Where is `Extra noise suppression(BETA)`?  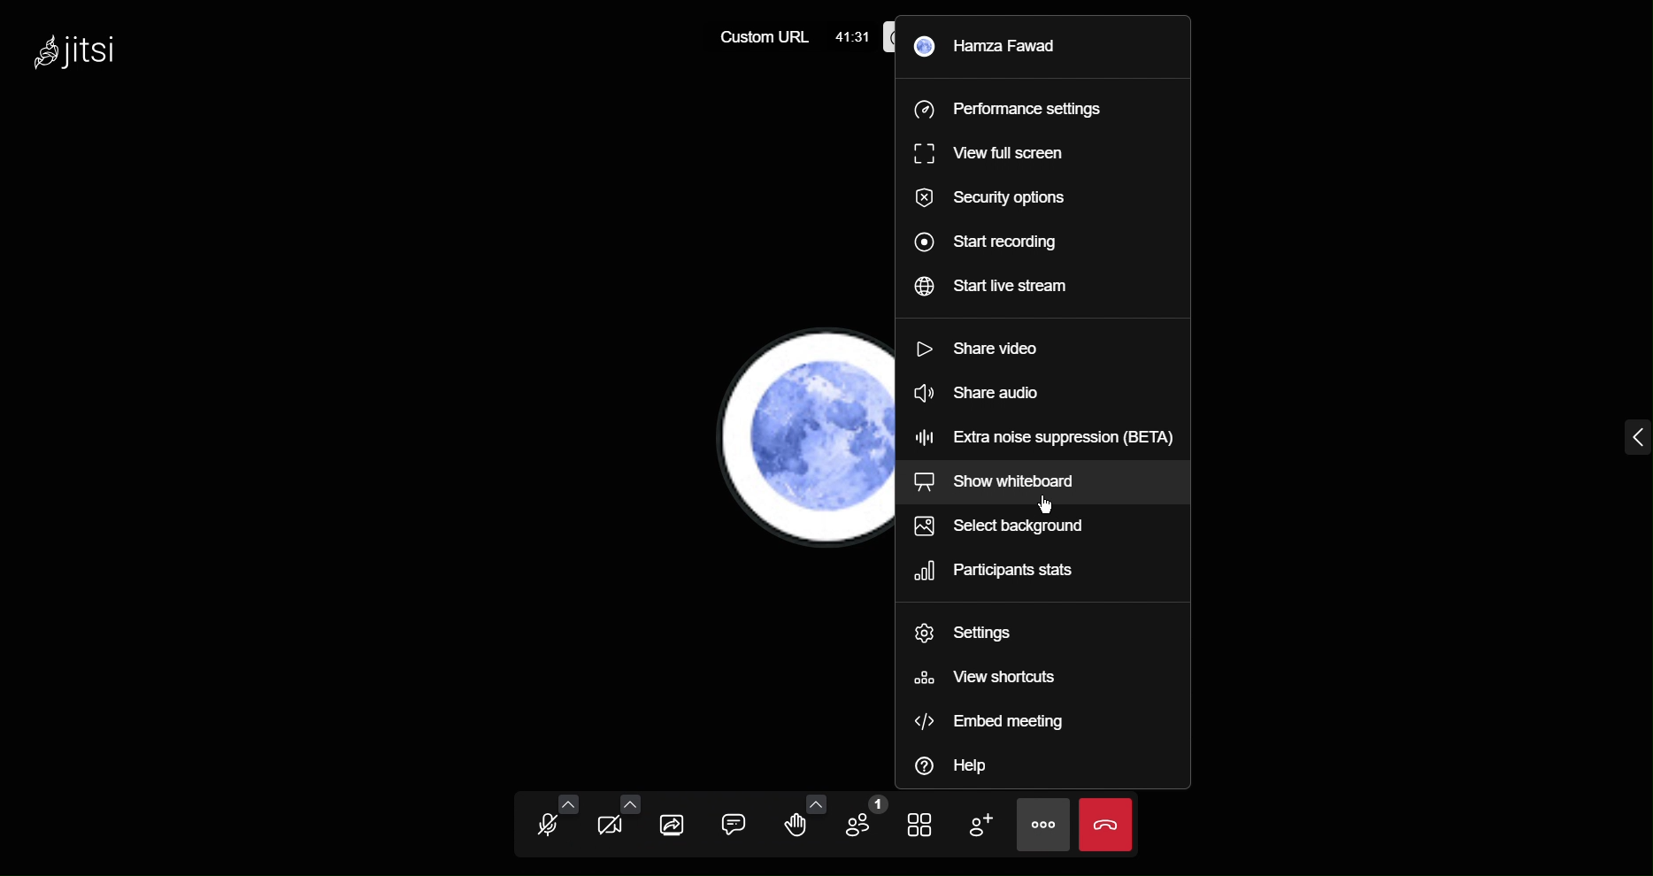
Extra noise suppression(BETA) is located at coordinates (1045, 434).